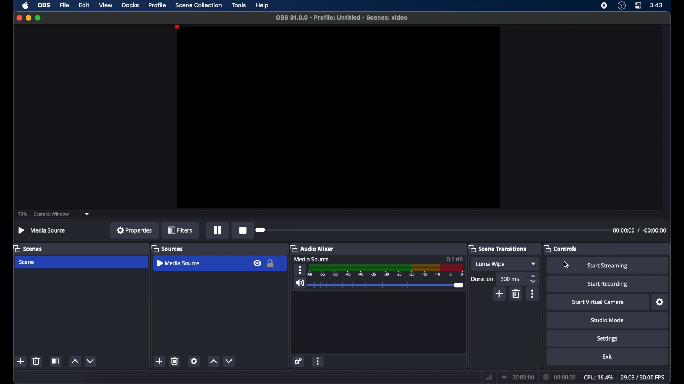 This screenshot has width=684, height=384. Describe the element at coordinates (21, 361) in the screenshot. I see `add` at that location.